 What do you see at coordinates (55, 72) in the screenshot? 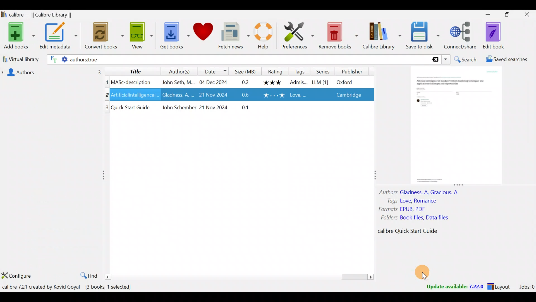
I see `Authors` at bounding box center [55, 72].